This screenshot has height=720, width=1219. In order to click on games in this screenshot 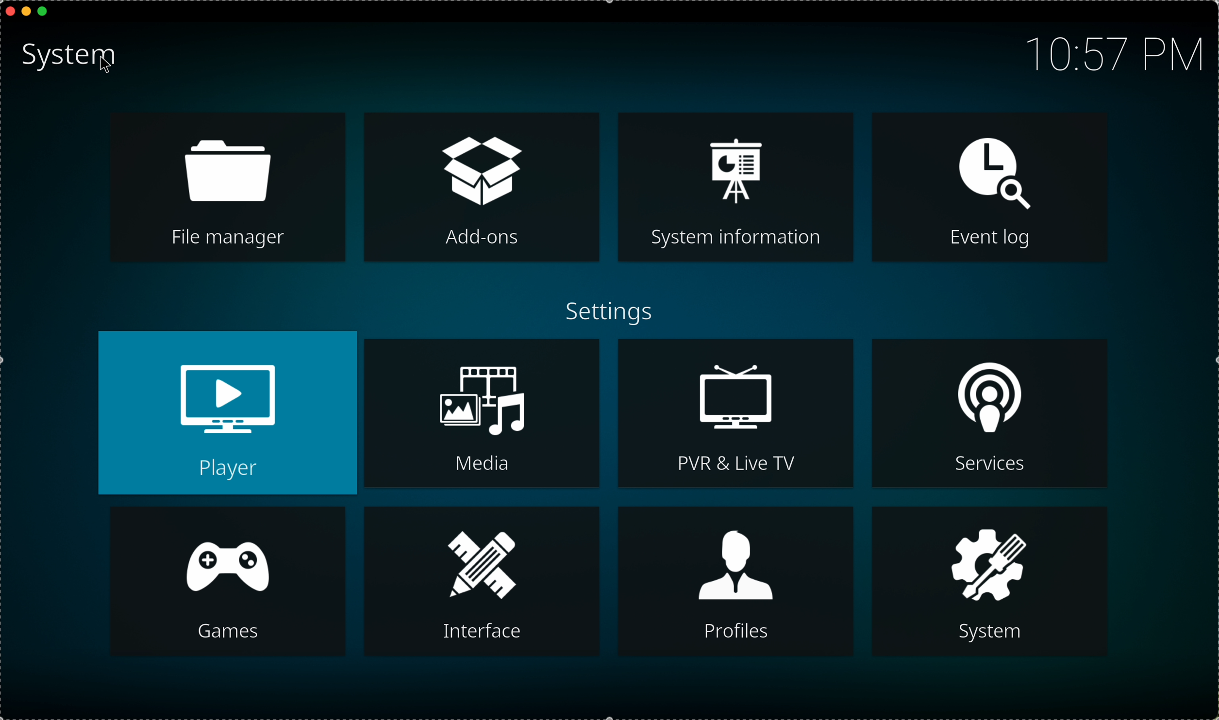, I will do `click(229, 581)`.